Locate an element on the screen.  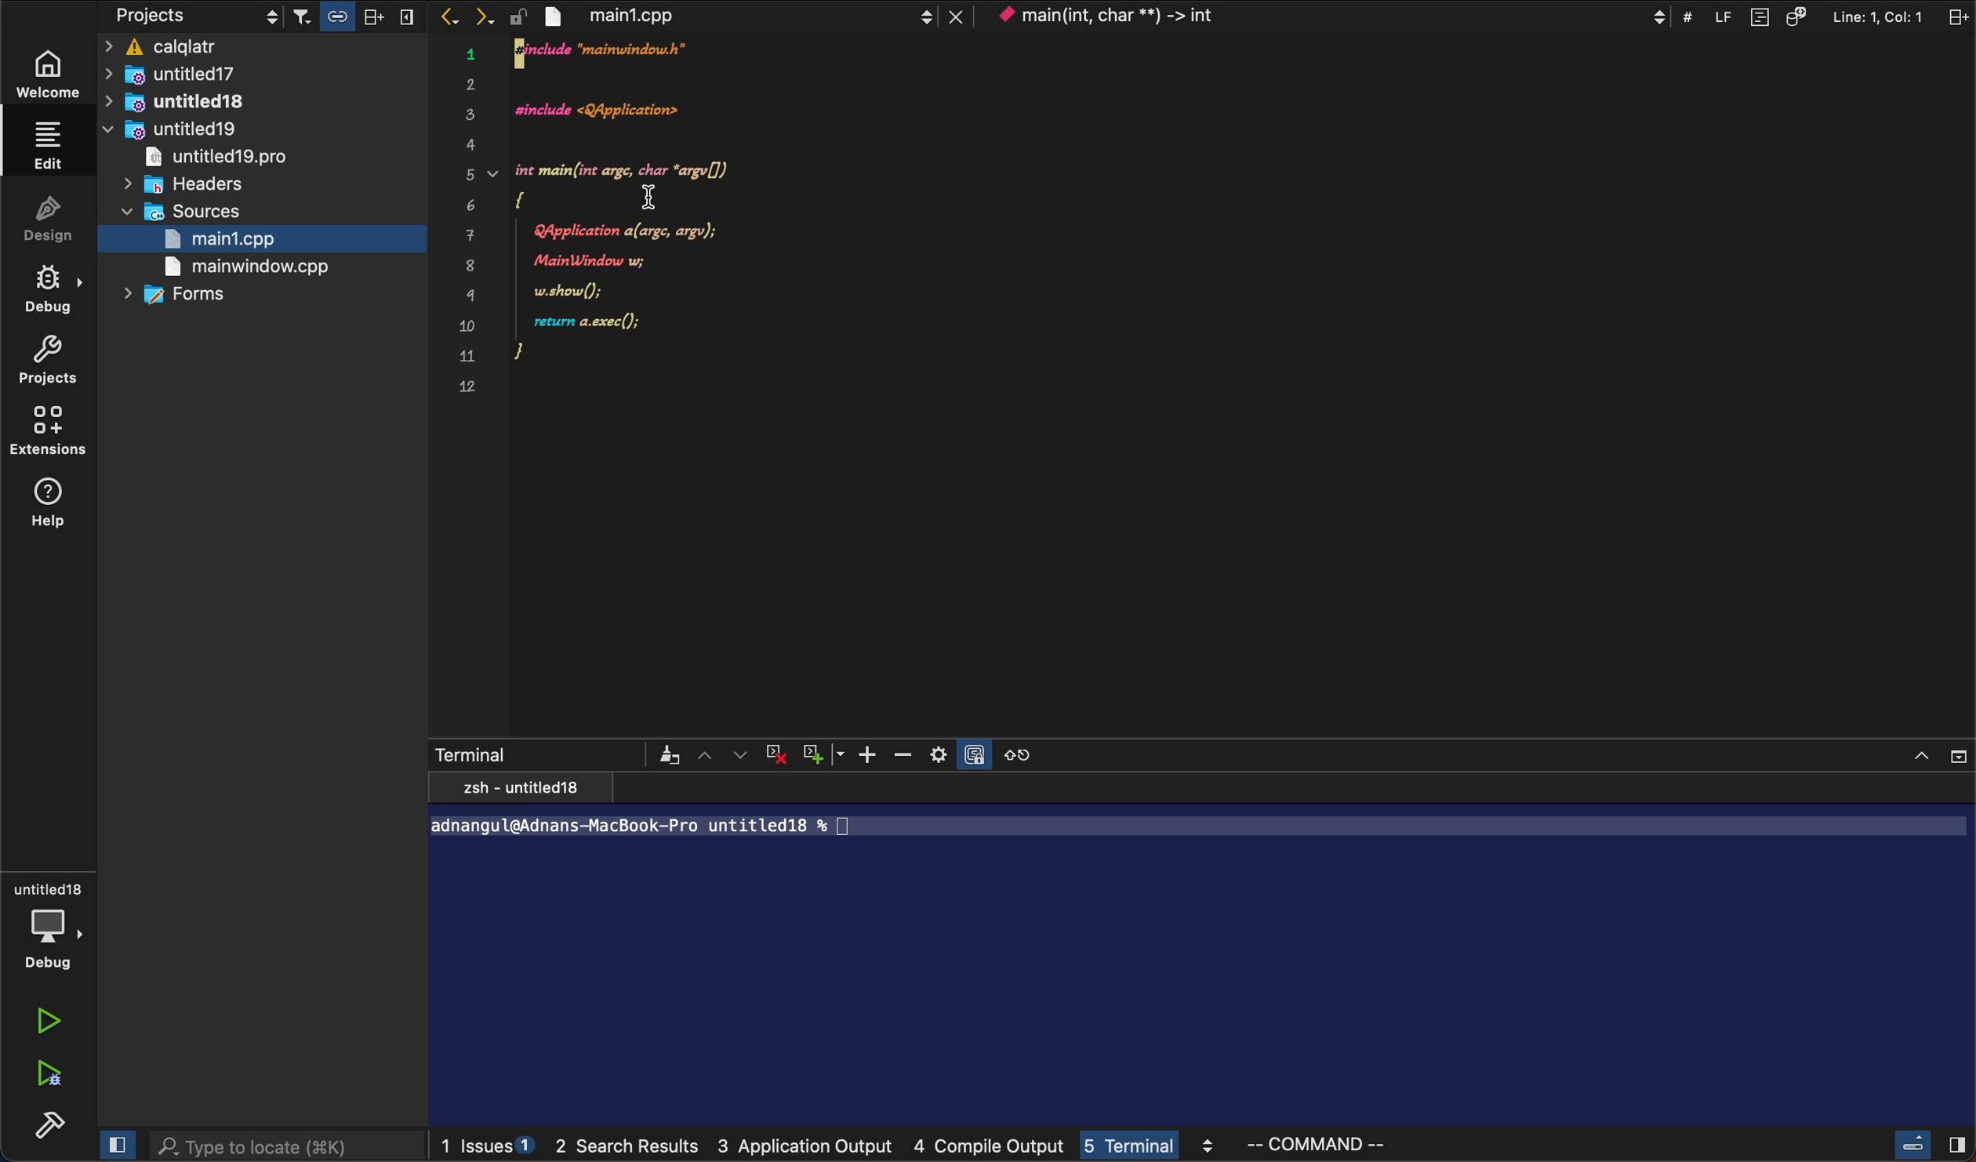
main1.cpp is located at coordinates (255, 240).